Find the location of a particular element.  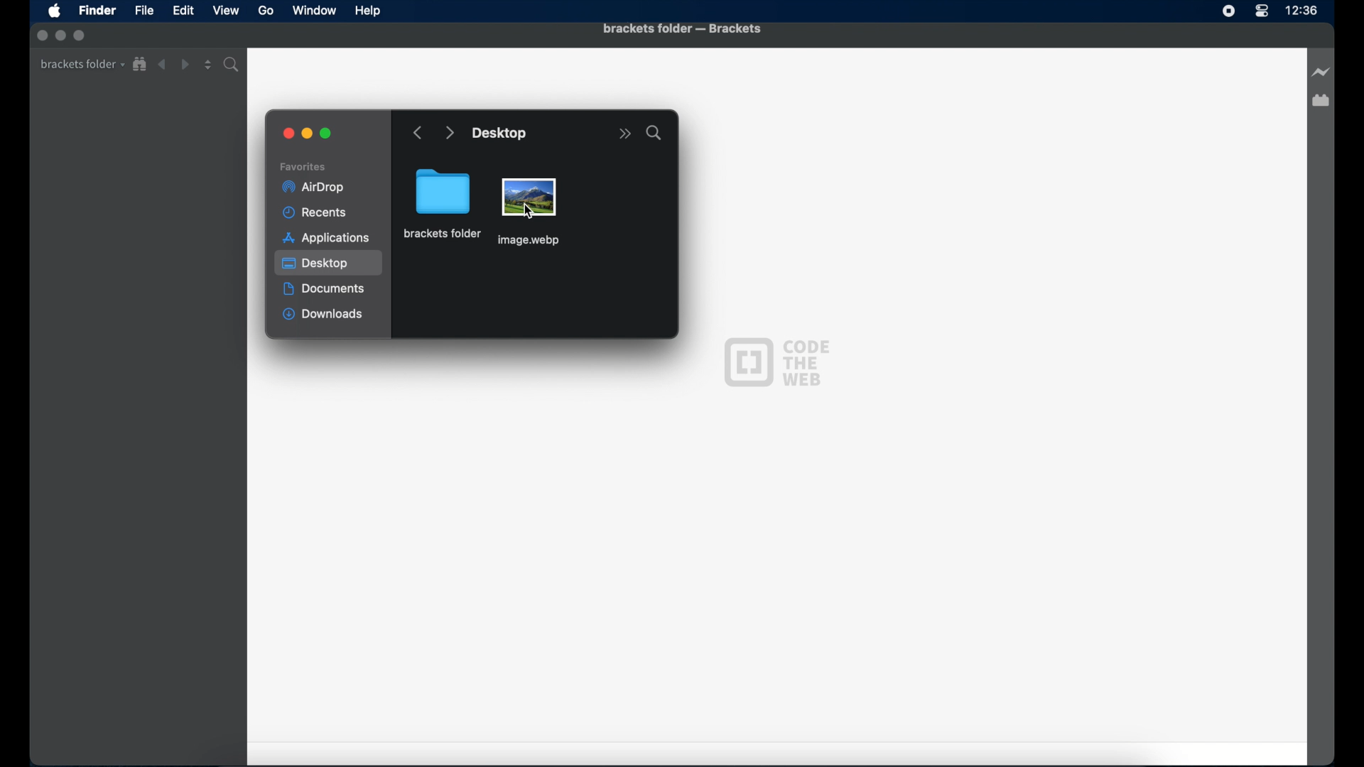

desktop is located at coordinates (501, 134).